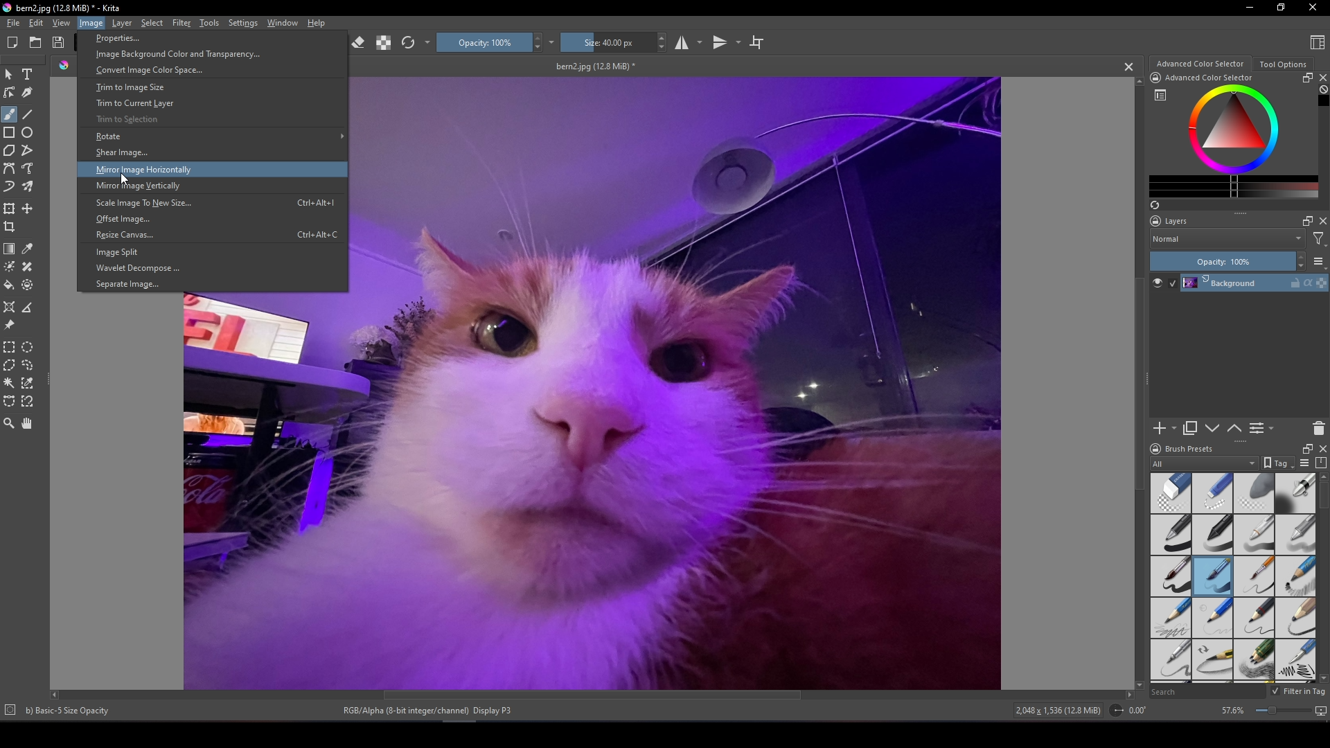  I want to click on Move layer, so click(1212, 428).